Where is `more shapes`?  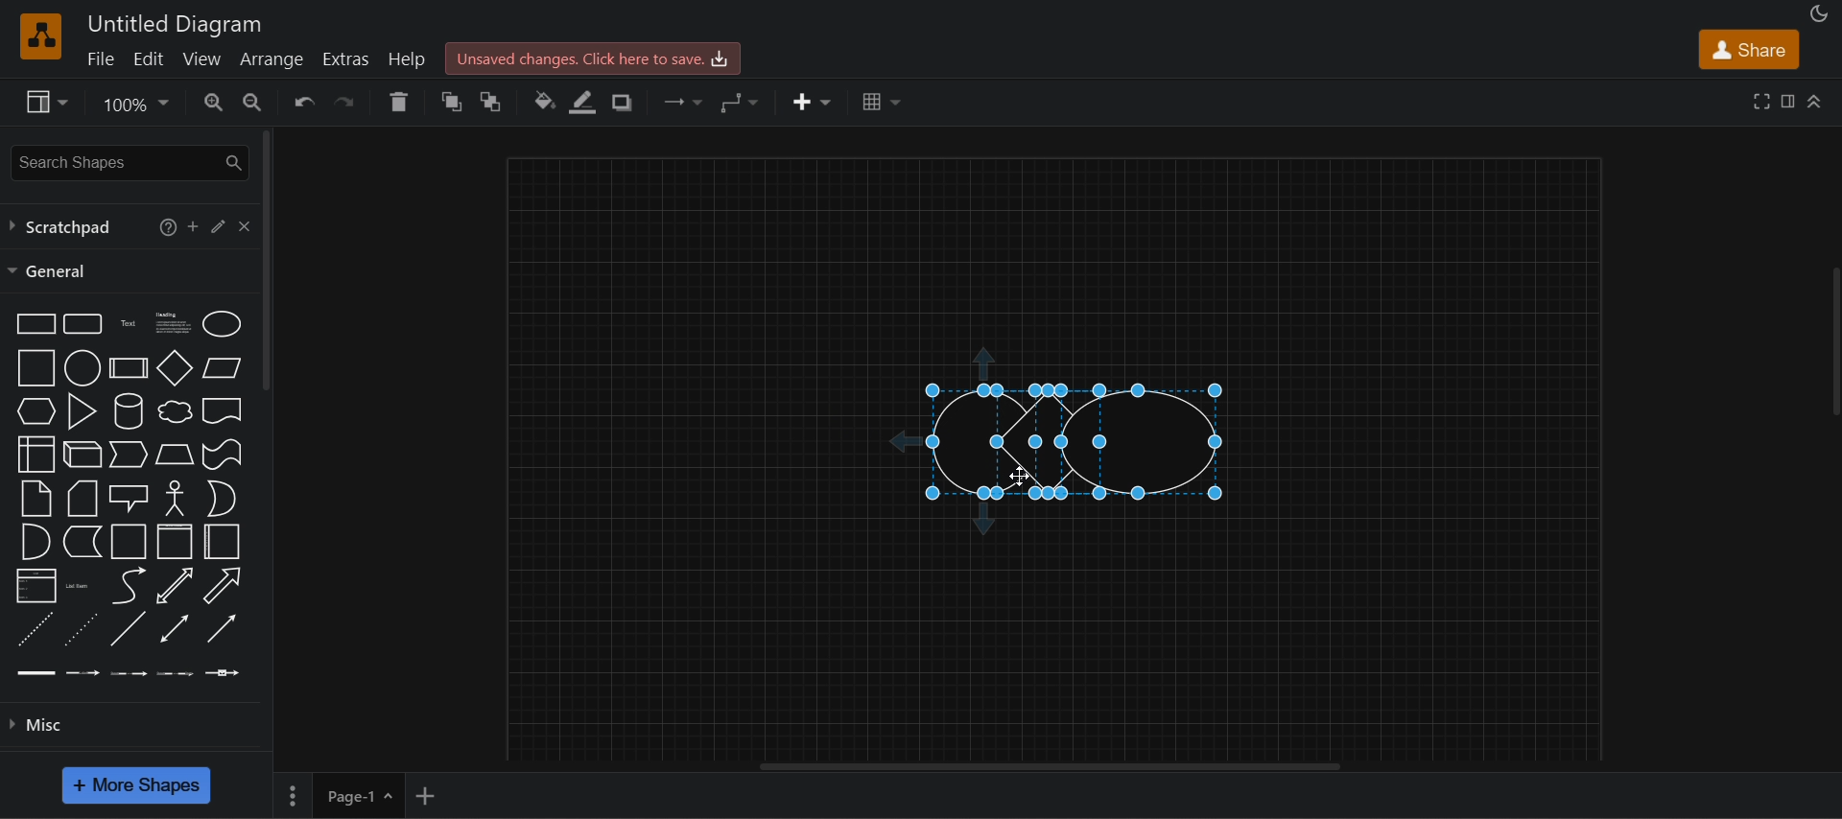 more shapes is located at coordinates (134, 784).